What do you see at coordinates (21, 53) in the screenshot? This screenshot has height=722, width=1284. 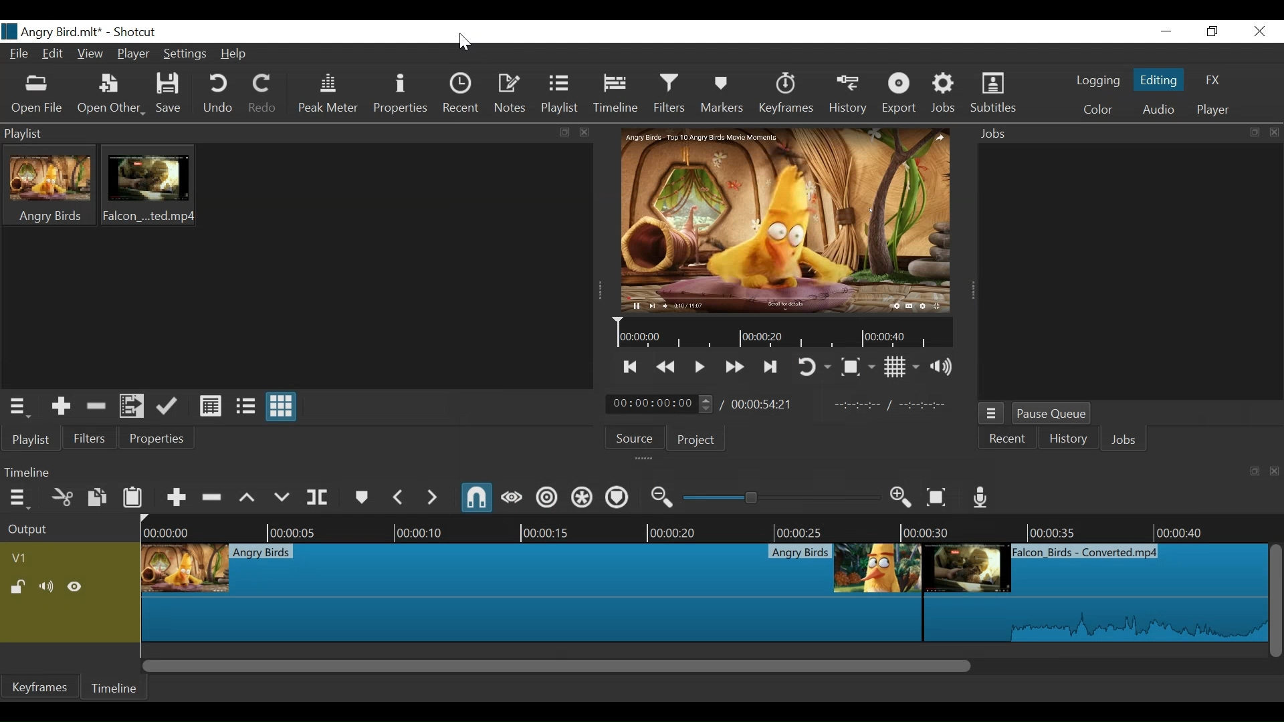 I see `File` at bounding box center [21, 53].